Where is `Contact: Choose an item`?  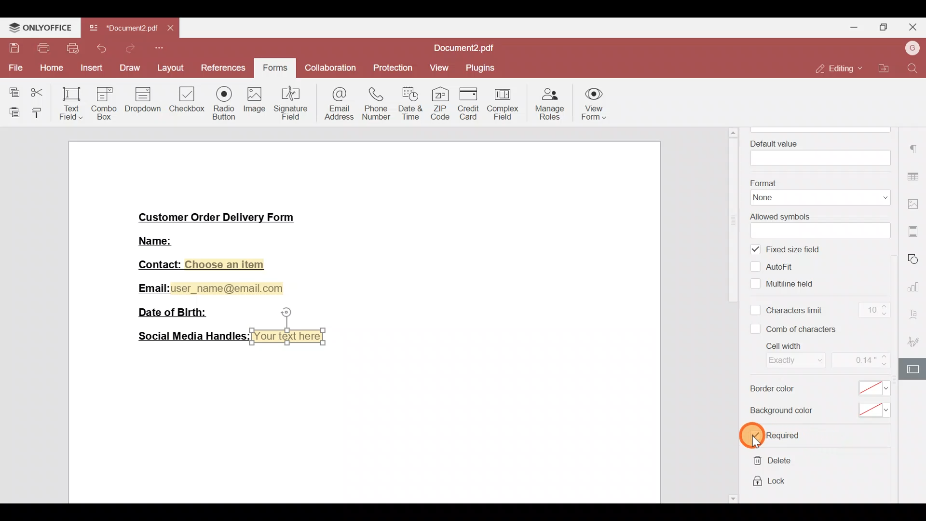
Contact: Choose an item is located at coordinates (200, 264).